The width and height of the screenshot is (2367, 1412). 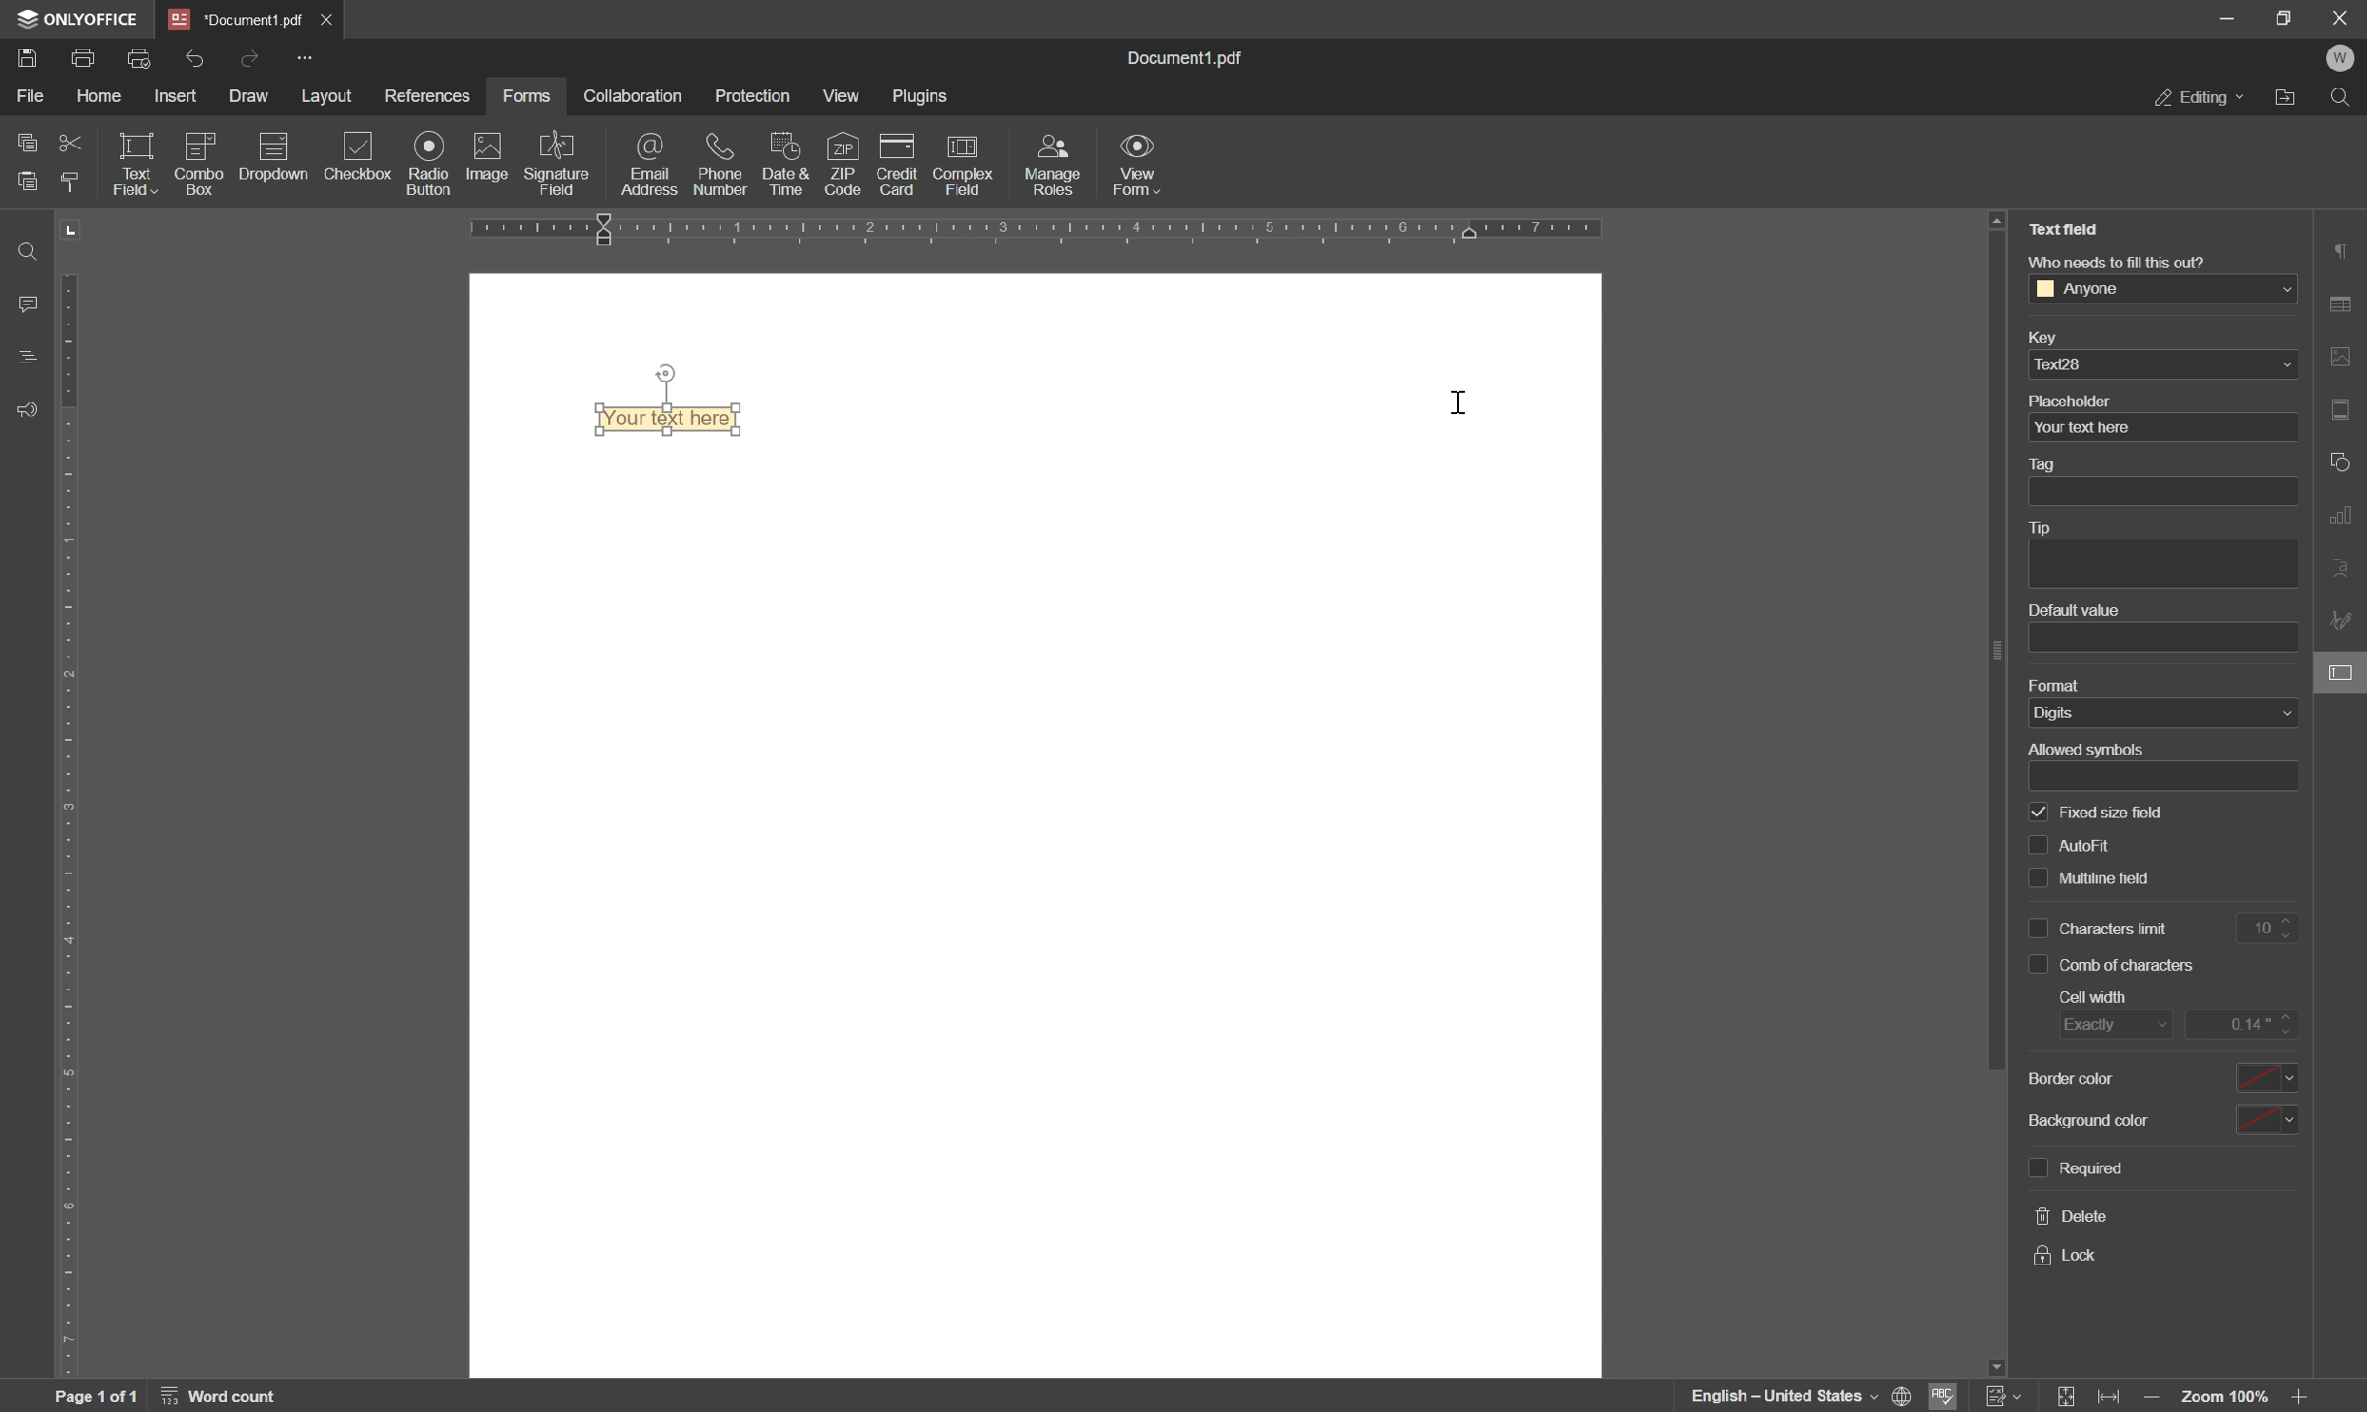 What do you see at coordinates (844, 166) in the screenshot?
I see `zip code` at bounding box center [844, 166].